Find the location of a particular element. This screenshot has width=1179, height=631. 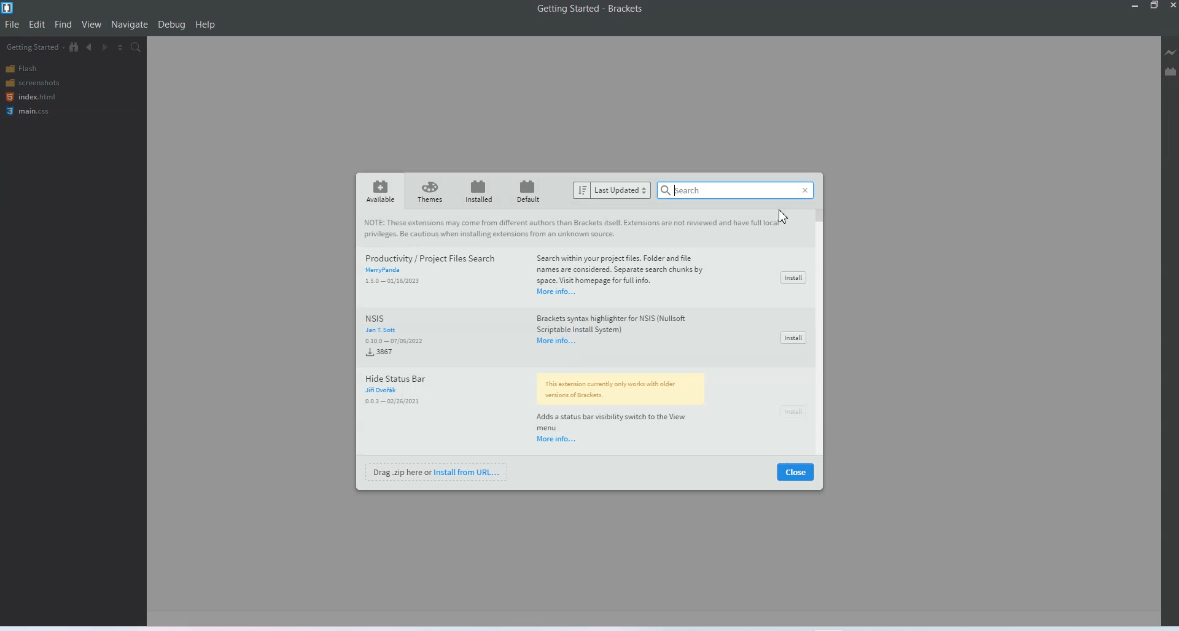

Author is located at coordinates (386, 390).